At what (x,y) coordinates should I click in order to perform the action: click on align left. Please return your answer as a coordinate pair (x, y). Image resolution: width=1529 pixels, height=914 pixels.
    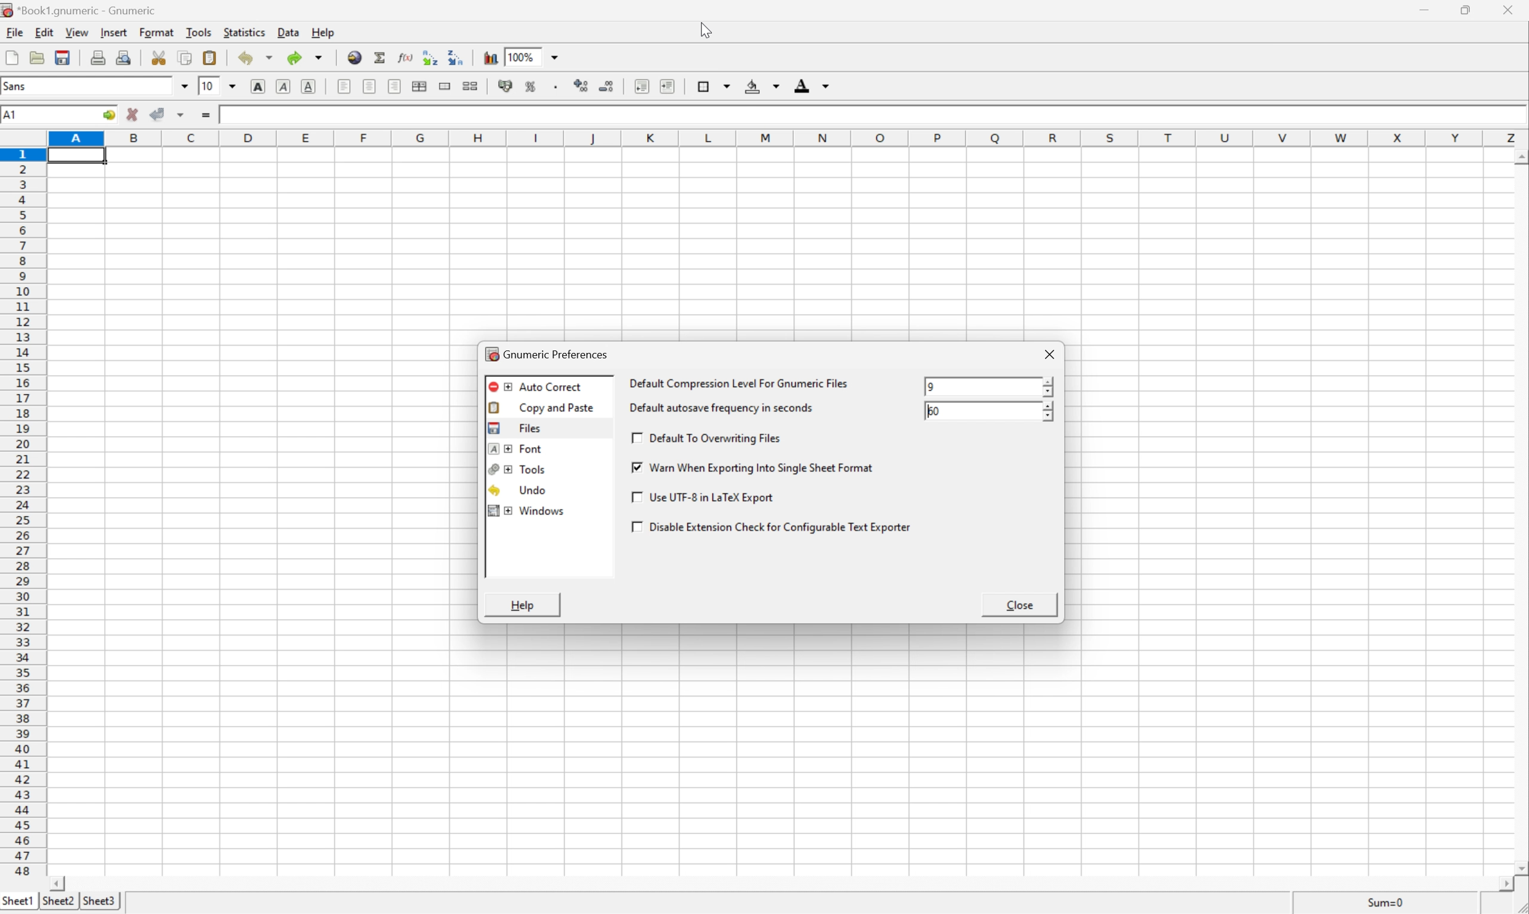
    Looking at the image, I should click on (344, 86).